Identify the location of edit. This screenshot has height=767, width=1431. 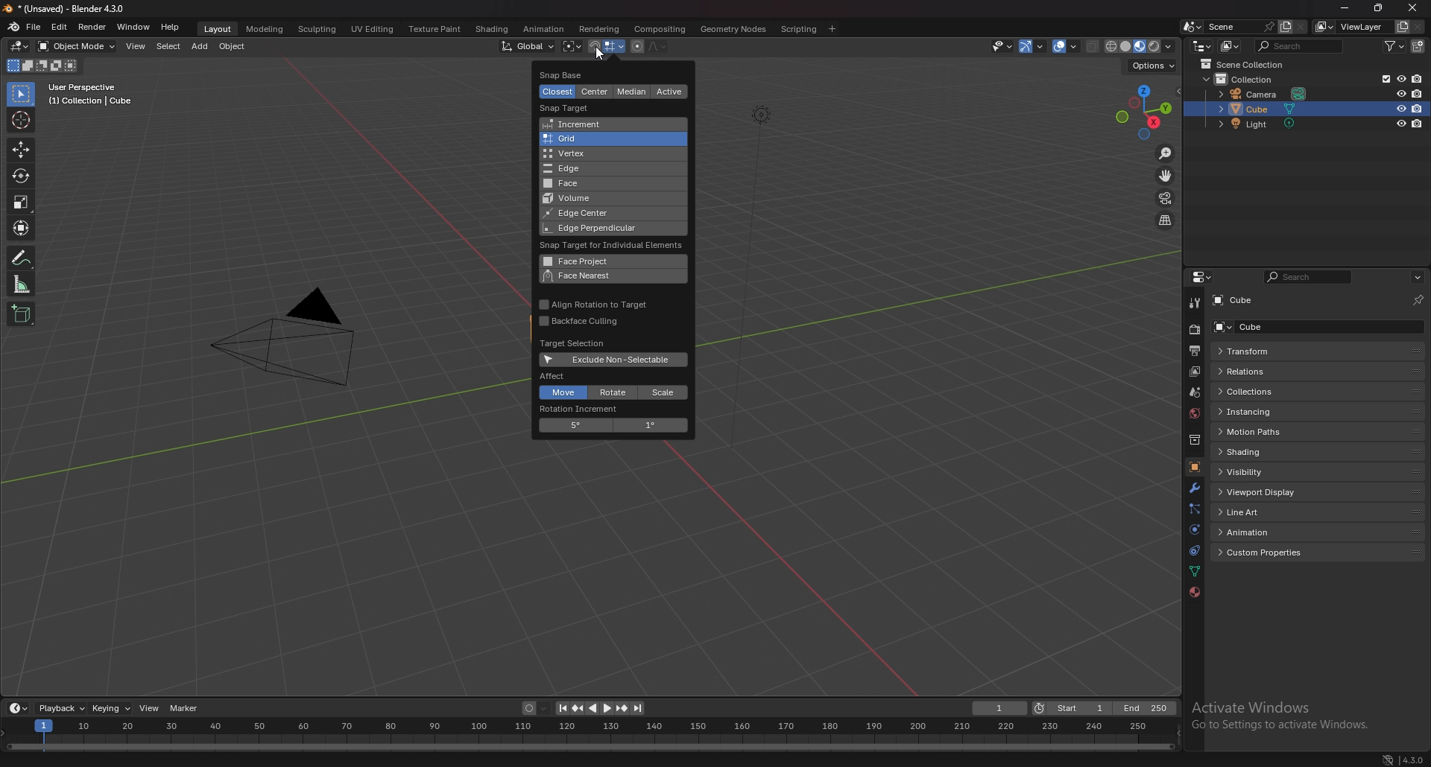
(59, 28).